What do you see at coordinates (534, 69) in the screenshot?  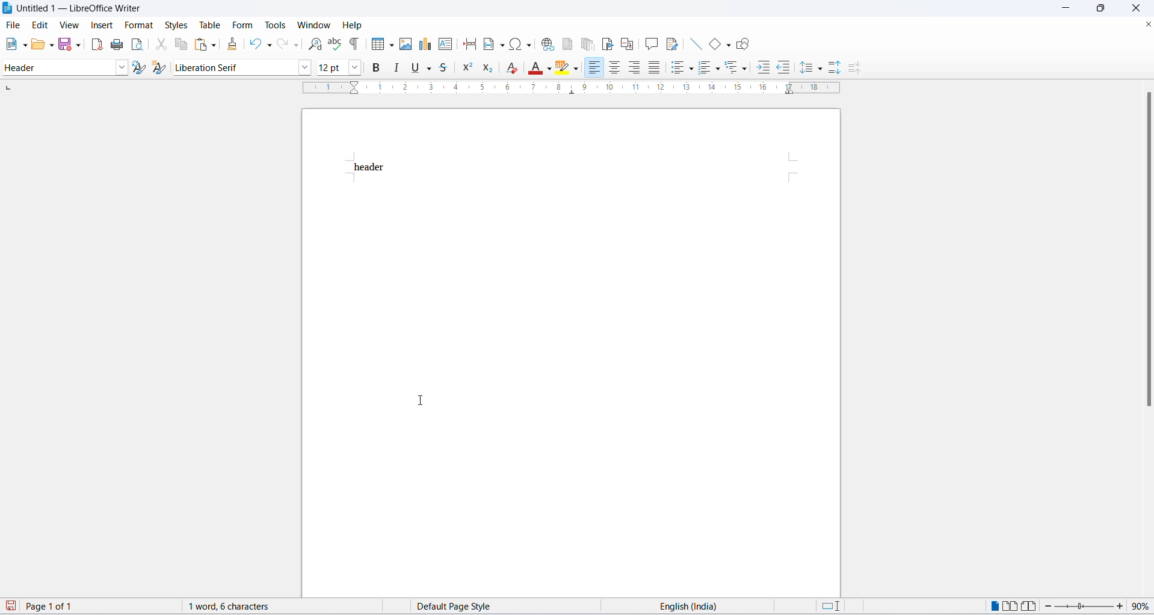 I see `font color` at bounding box center [534, 69].